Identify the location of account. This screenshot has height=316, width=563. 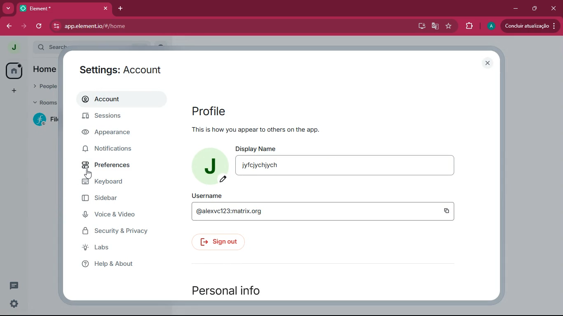
(117, 99).